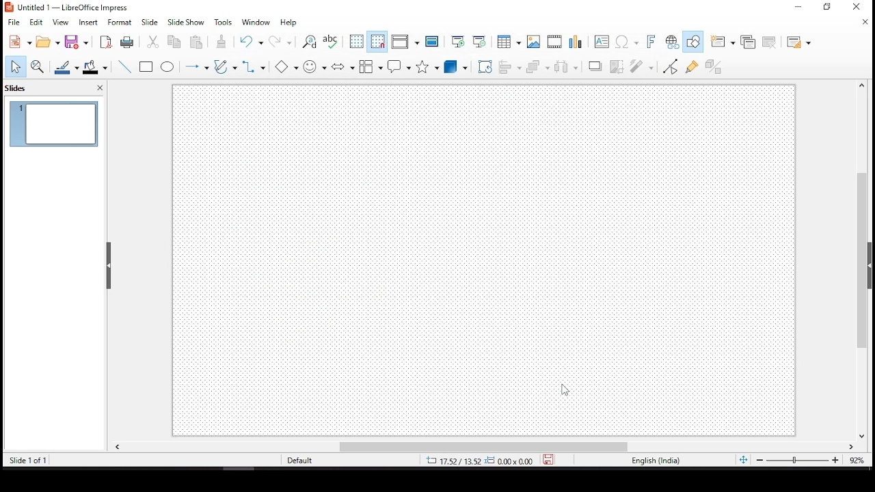  What do you see at coordinates (655, 460) in the screenshot?
I see `english (india)` at bounding box center [655, 460].